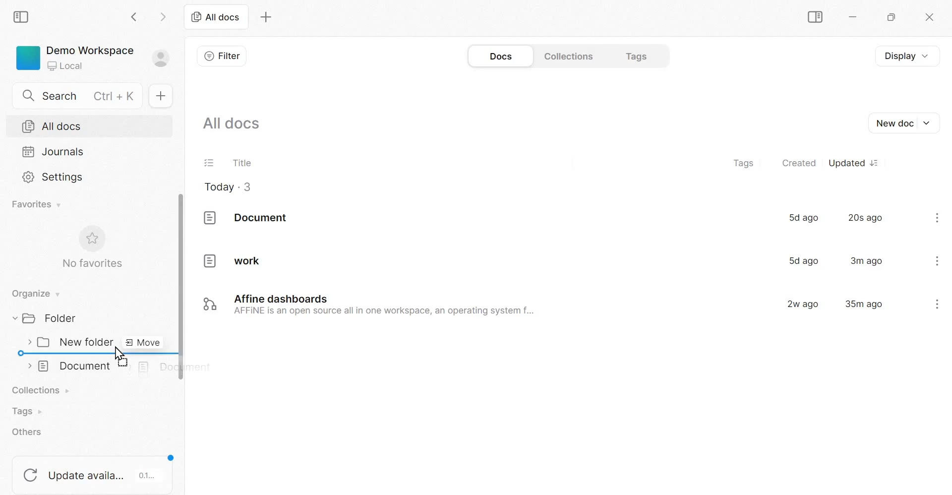  What do you see at coordinates (930, 18) in the screenshot?
I see `close` at bounding box center [930, 18].